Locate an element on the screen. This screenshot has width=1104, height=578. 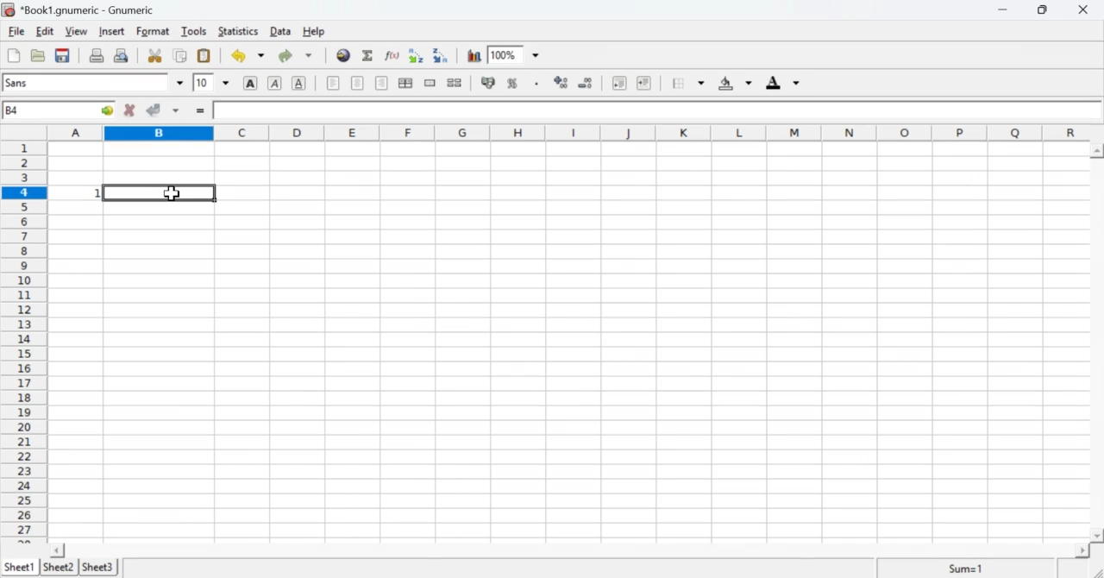
scroll up is located at coordinates (1096, 150).